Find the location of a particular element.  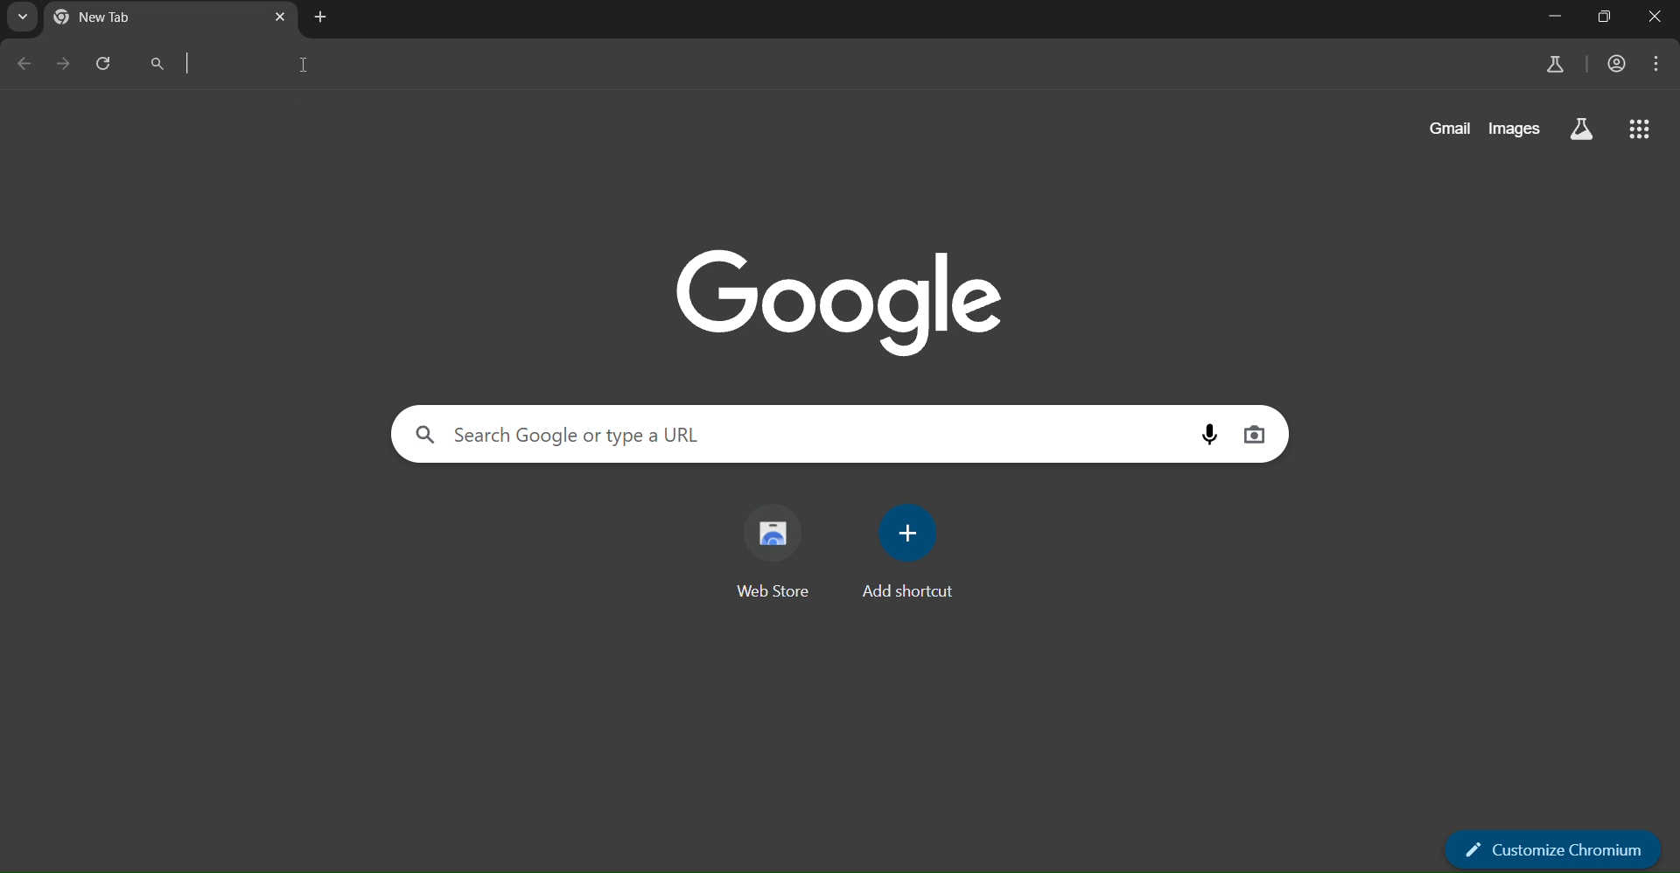

search labs is located at coordinates (1584, 130).